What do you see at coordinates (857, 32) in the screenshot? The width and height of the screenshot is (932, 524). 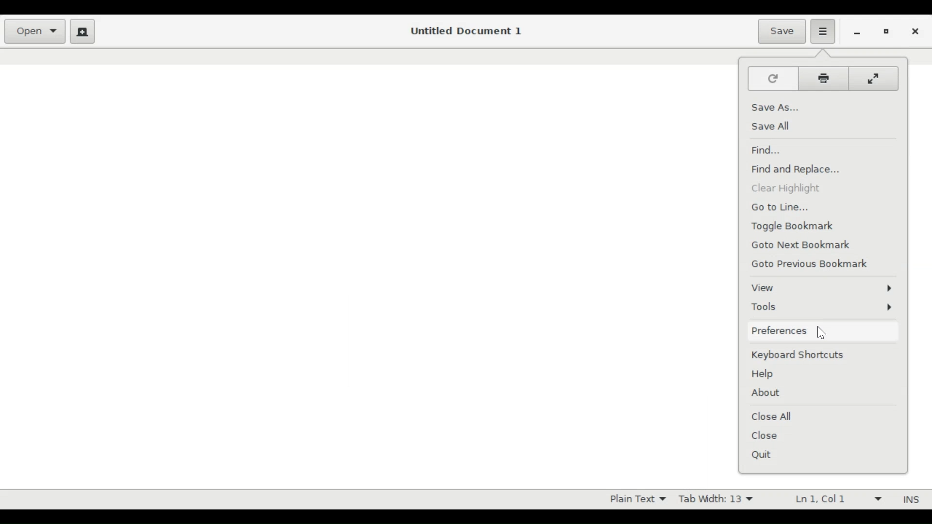 I see `minimize` at bounding box center [857, 32].